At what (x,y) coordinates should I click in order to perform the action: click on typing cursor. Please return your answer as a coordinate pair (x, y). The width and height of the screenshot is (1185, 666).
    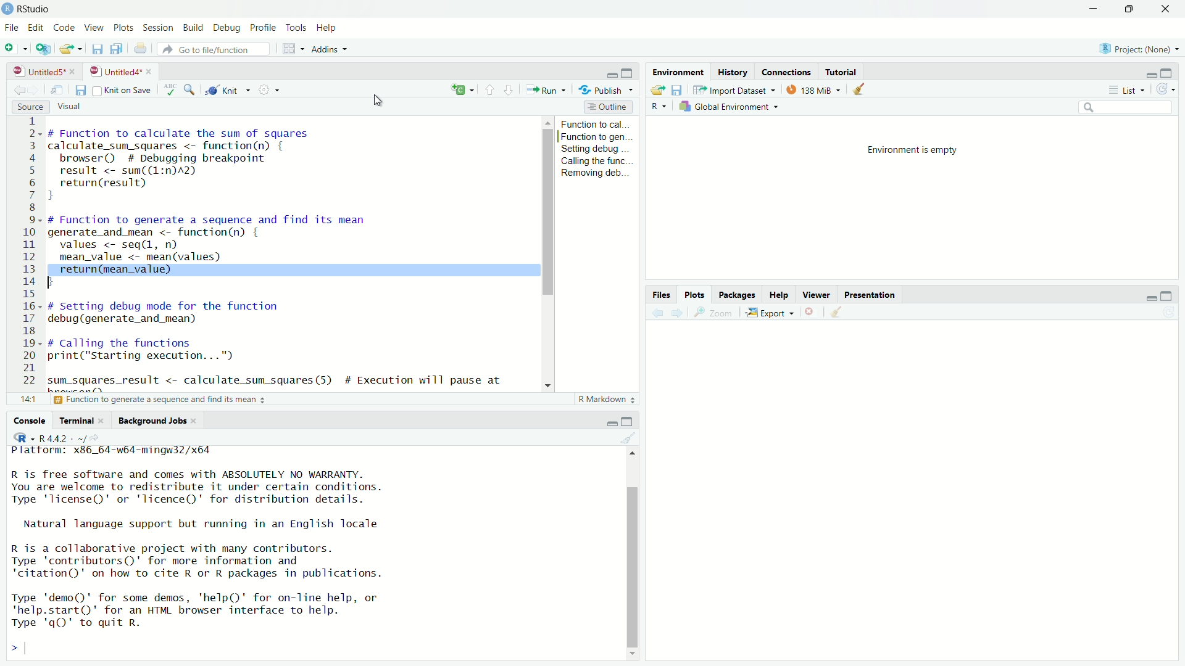
    Looking at the image, I should click on (31, 649).